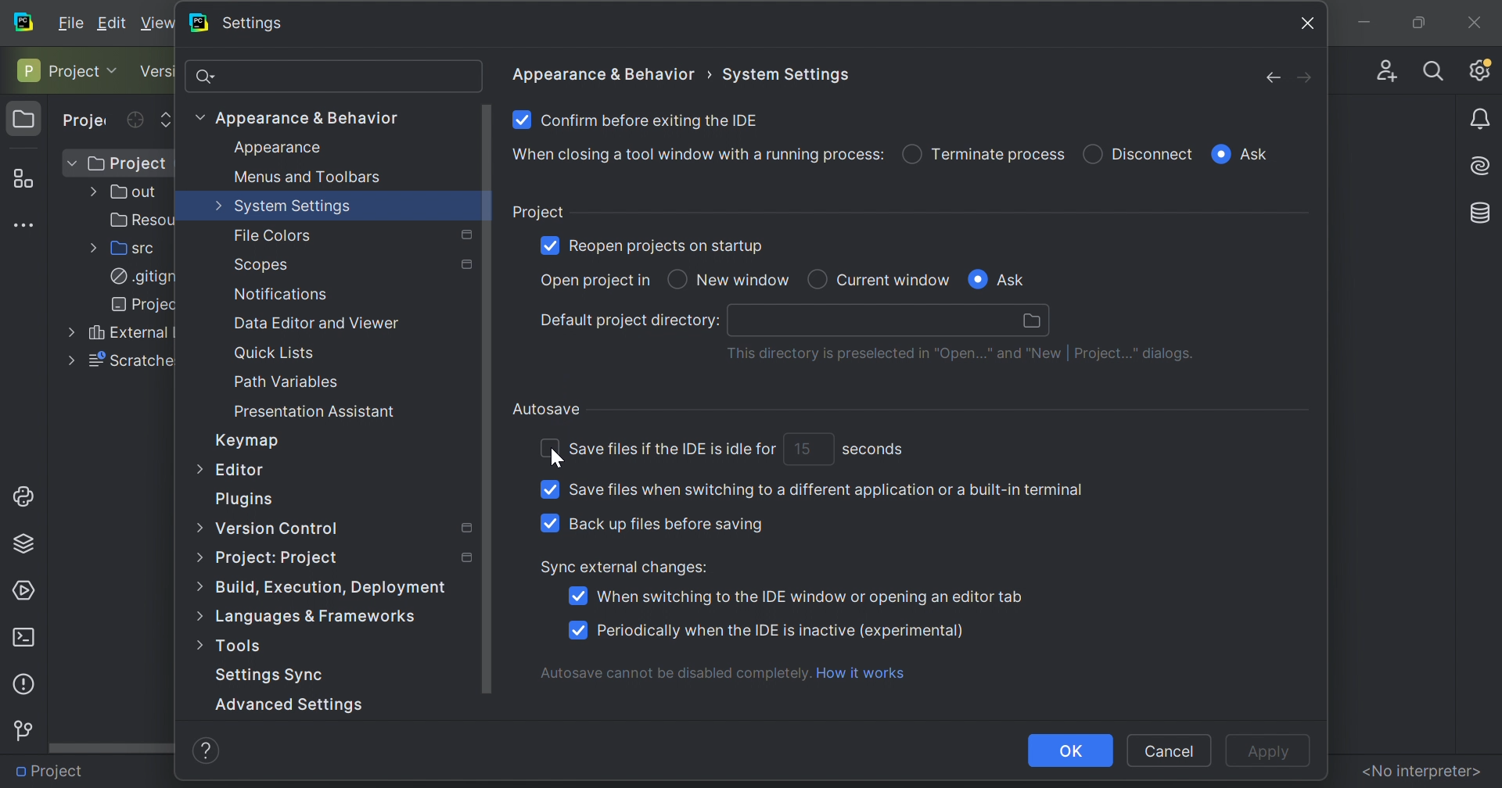 This screenshot has height=788, width=1502. Describe the element at coordinates (652, 119) in the screenshot. I see `Confirm before existing the IDE` at that location.